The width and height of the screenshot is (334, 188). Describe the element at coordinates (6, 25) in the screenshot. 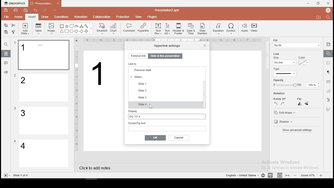

I see `copy` at that location.